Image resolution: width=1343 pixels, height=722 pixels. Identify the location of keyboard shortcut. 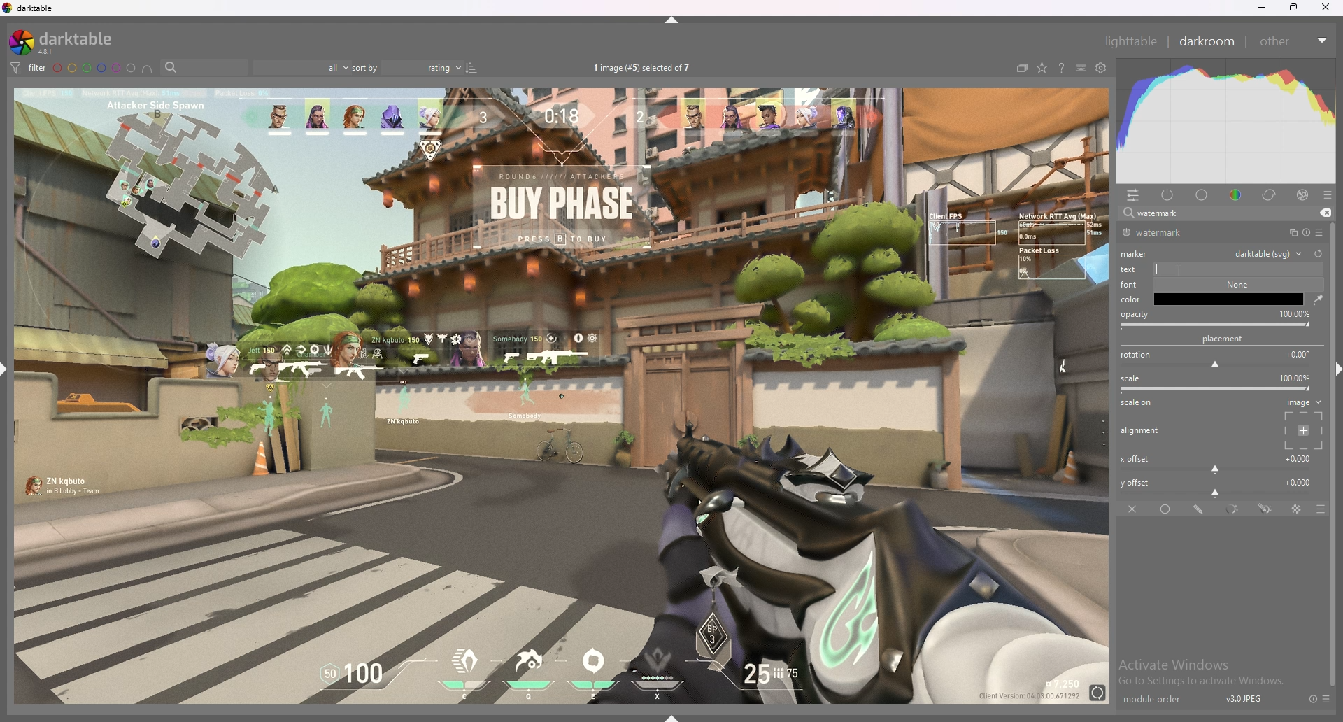
(1081, 69).